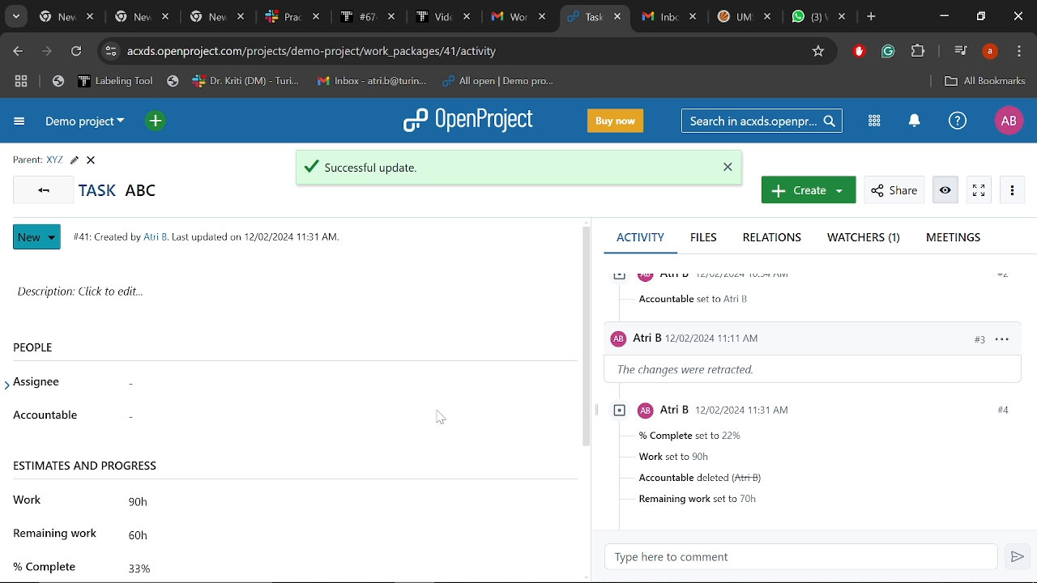  What do you see at coordinates (860, 52) in the screenshot?
I see `Addblock` at bounding box center [860, 52].